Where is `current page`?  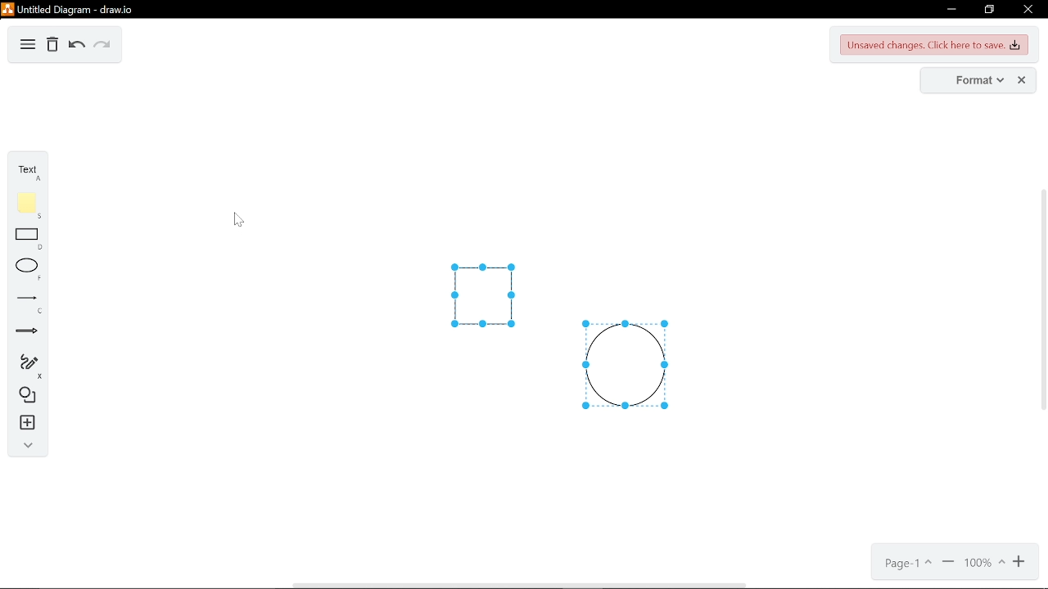 current page is located at coordinates (906, 564).